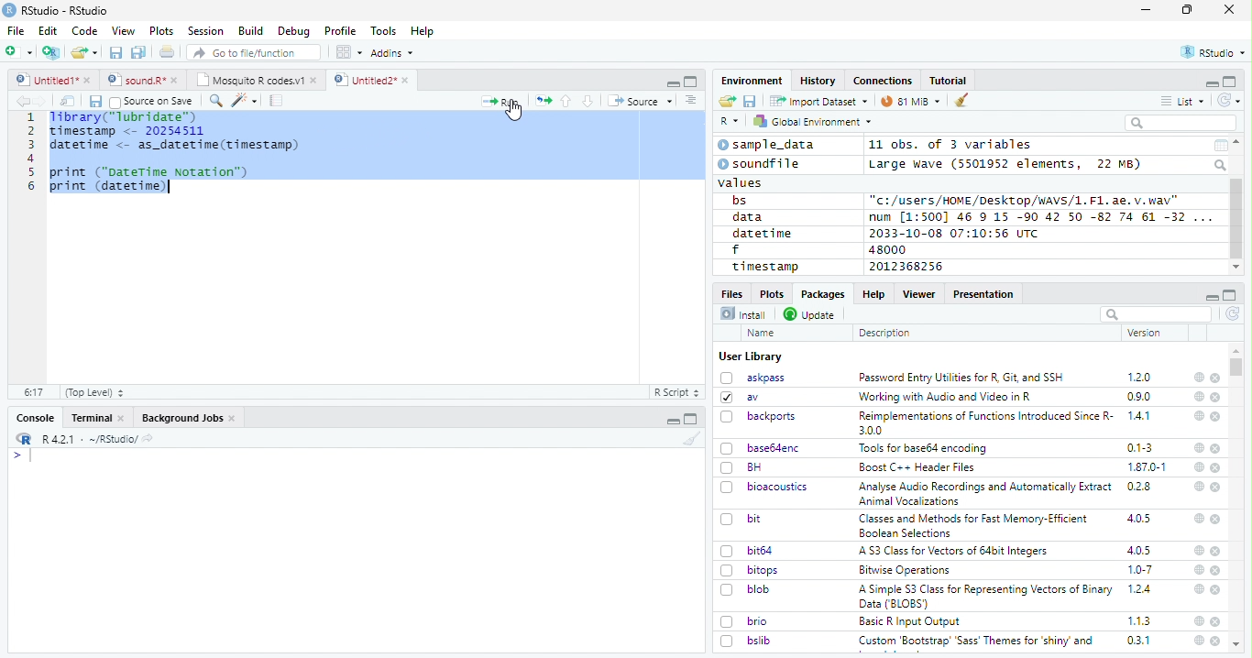 The height and width of the screenshot is (658, 1252). I want to click on help, so click(1198, 550).